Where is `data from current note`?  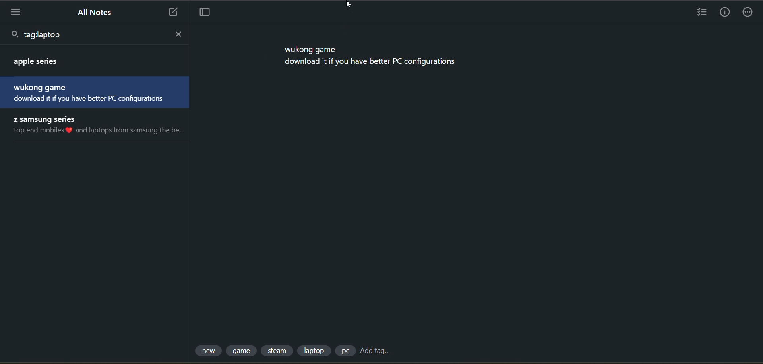
data from current note is located at coordinates (372, 57).